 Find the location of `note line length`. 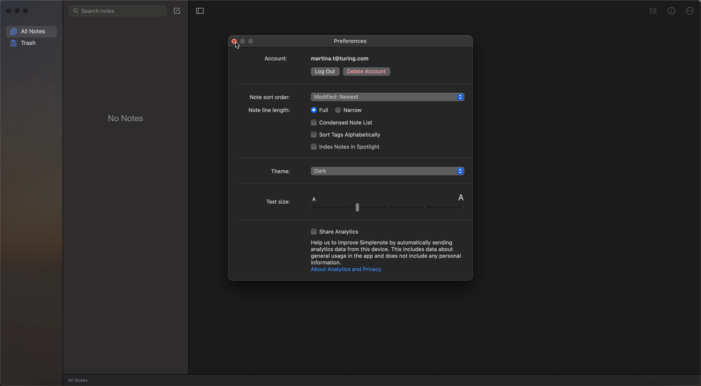

note line length is located at coordinates (271, 111).